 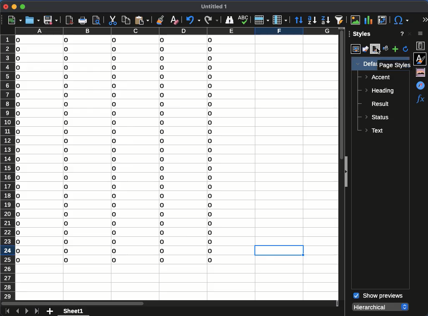 What do you see at coordinates (381, 91) in the screenshot?
I see `heading` at bounding box center [381, 91].